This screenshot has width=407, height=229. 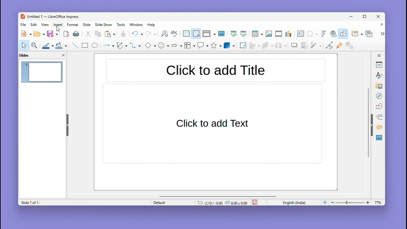 I want to click on Star, so click(x=216, y=45).